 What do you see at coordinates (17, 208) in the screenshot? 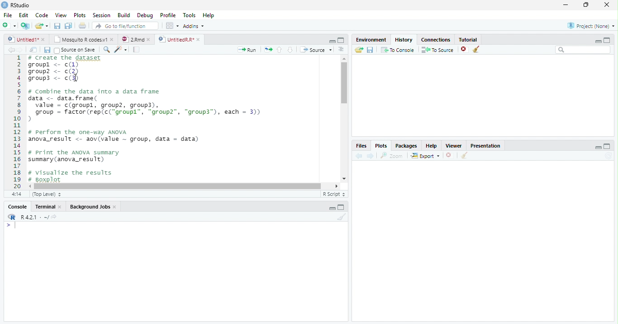
I see `Console` at bounding box center [17, 208].